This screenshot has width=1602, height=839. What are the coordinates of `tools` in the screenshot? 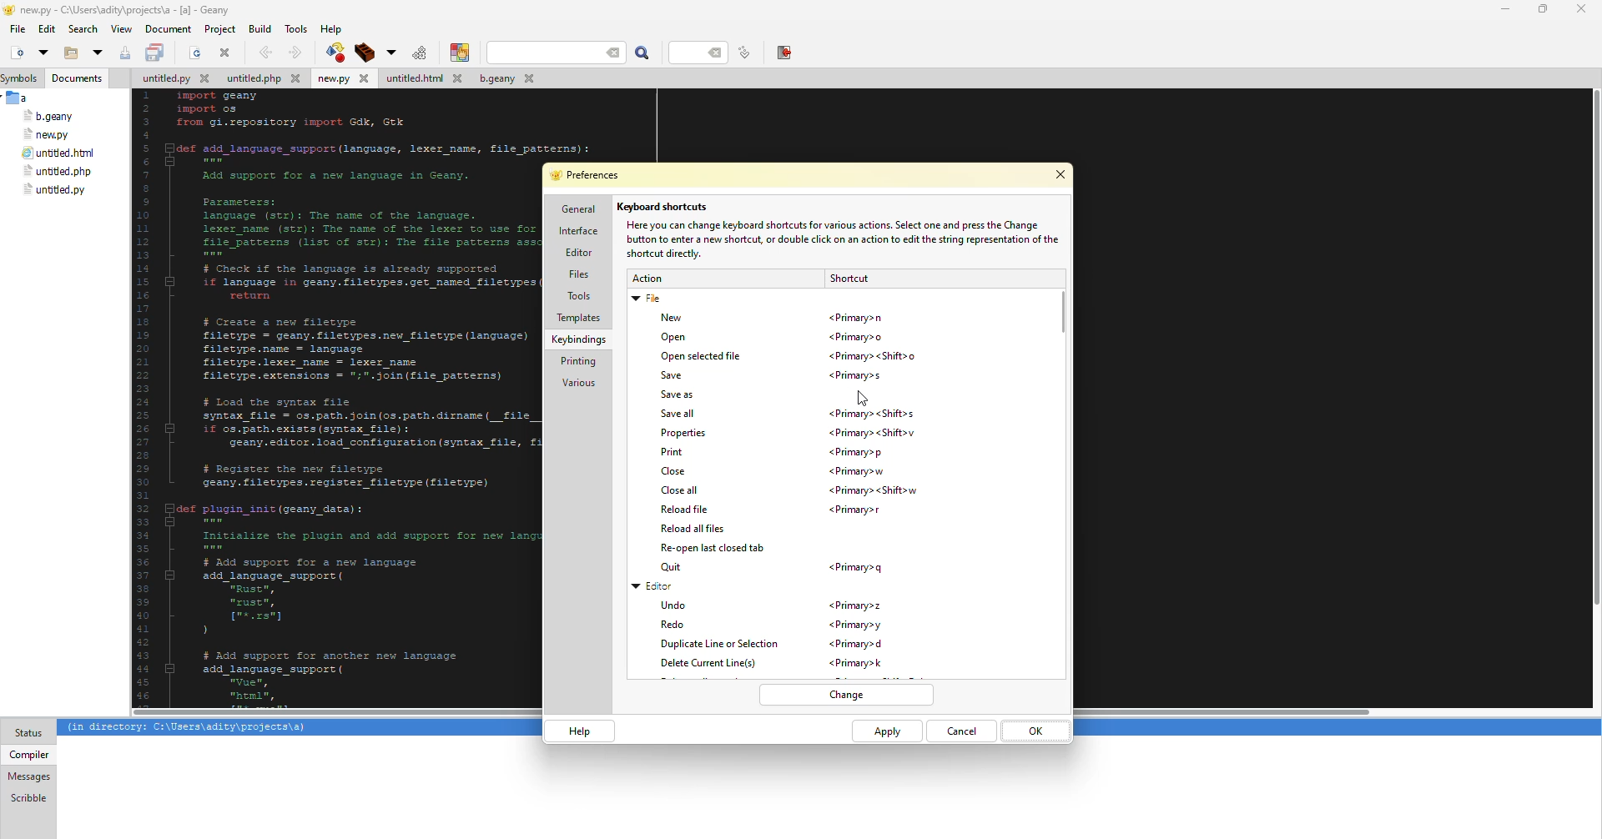 It's located at (299, 28).